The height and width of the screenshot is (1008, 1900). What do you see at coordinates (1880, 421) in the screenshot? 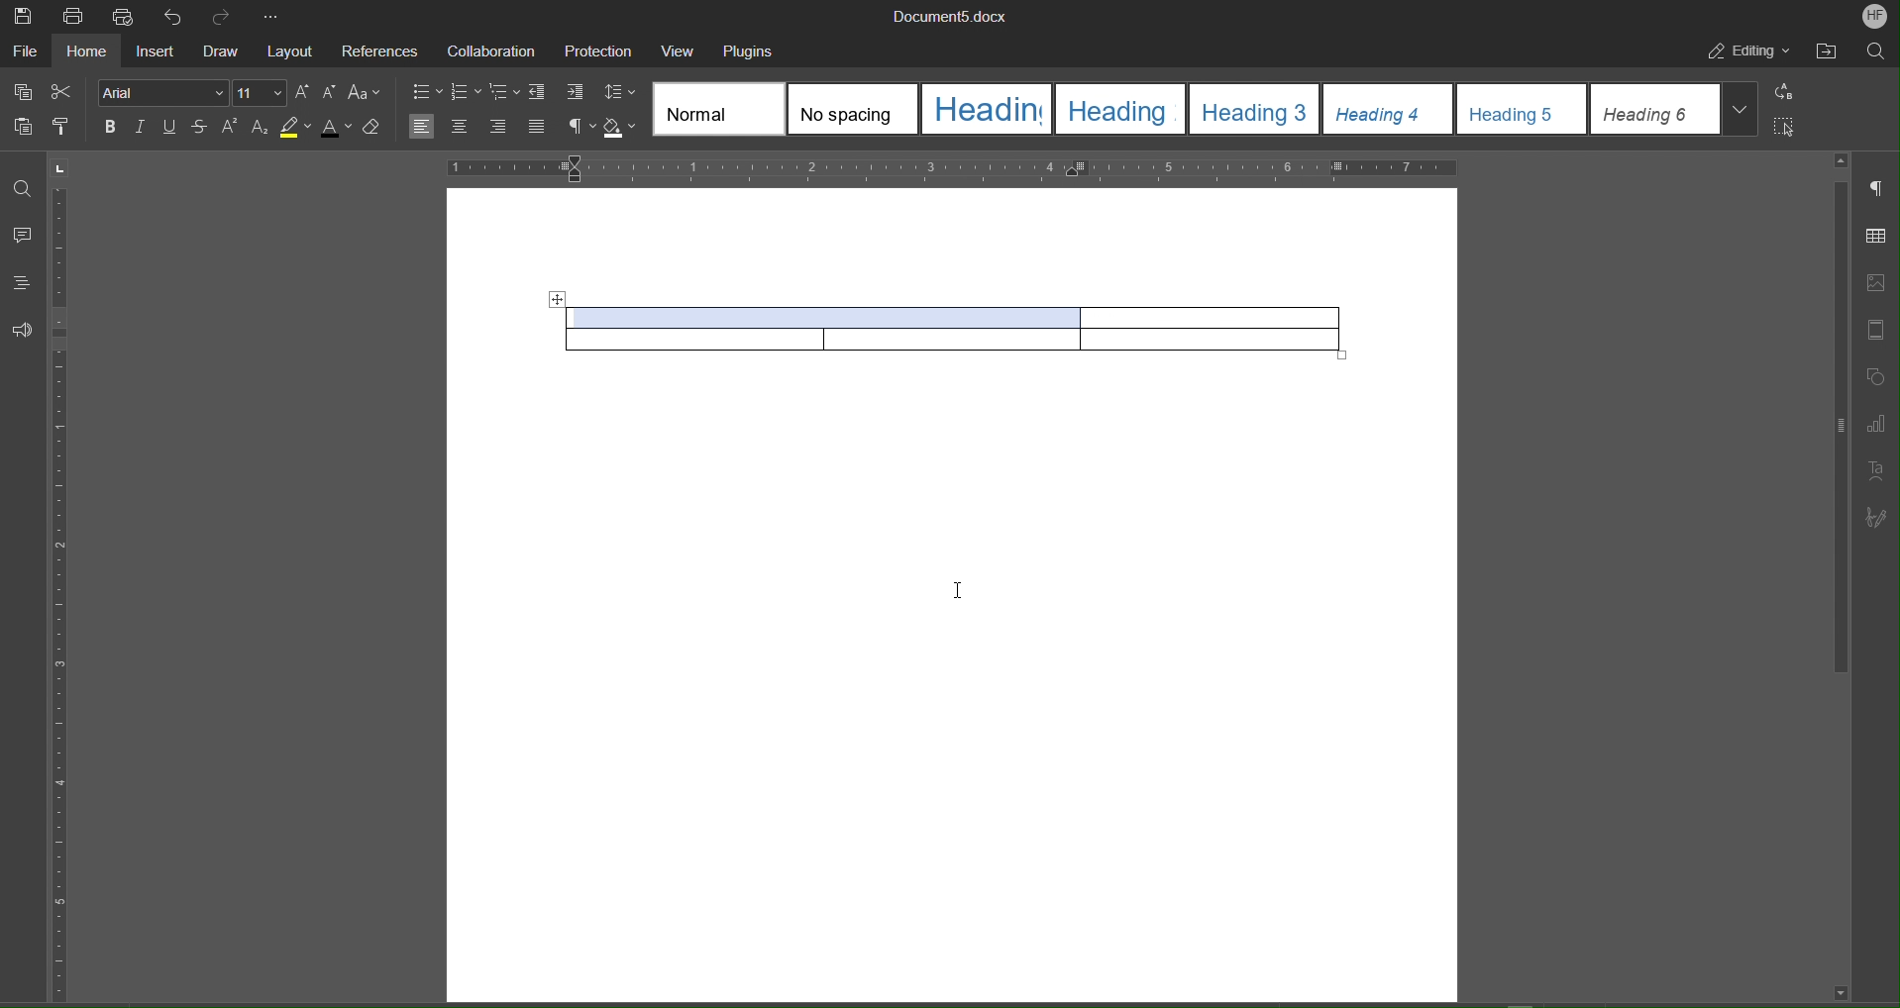
I see `Graph Settings` at bounding box center [1880, 421].